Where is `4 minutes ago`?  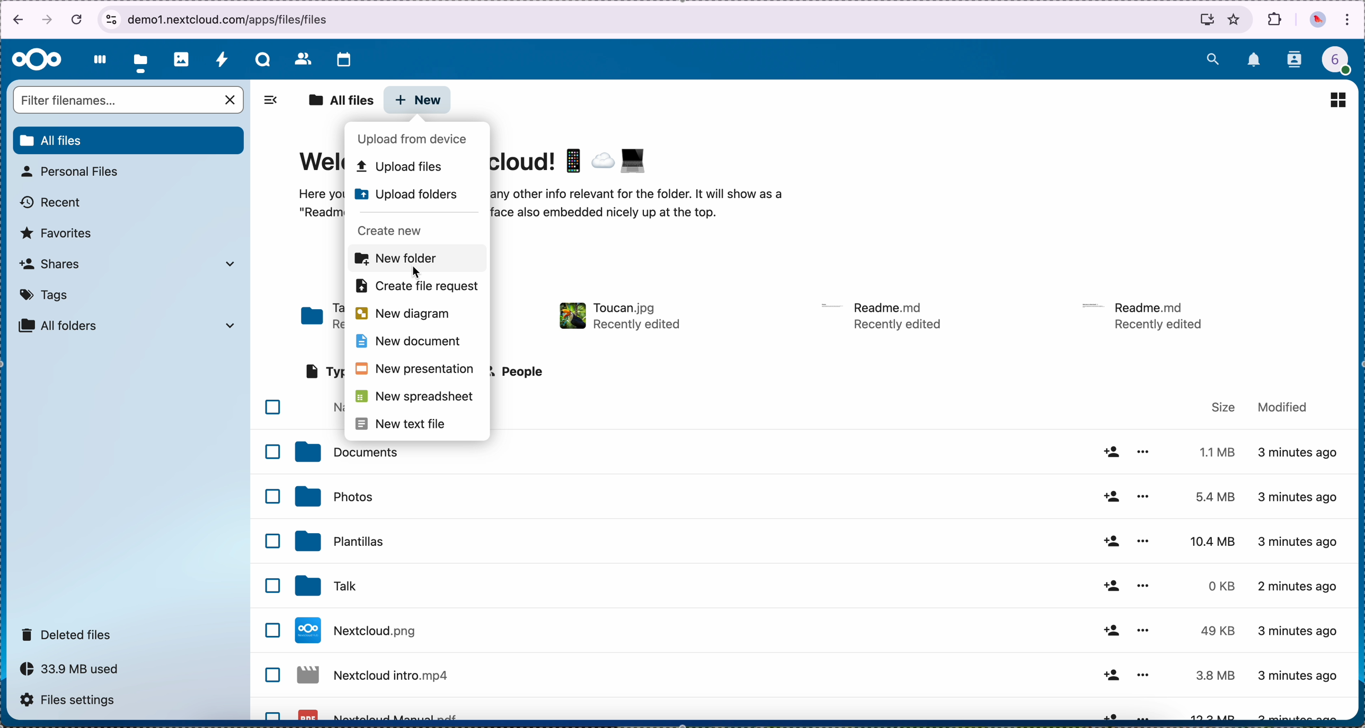 4 minutes ago is located at coordinates (1304, 630).